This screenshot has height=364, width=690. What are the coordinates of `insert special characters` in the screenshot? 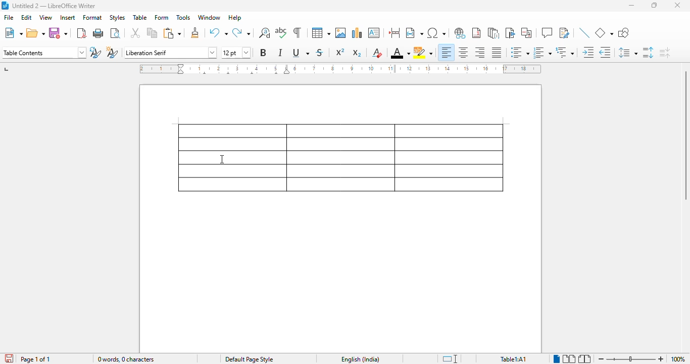 It's located at (436, 33).